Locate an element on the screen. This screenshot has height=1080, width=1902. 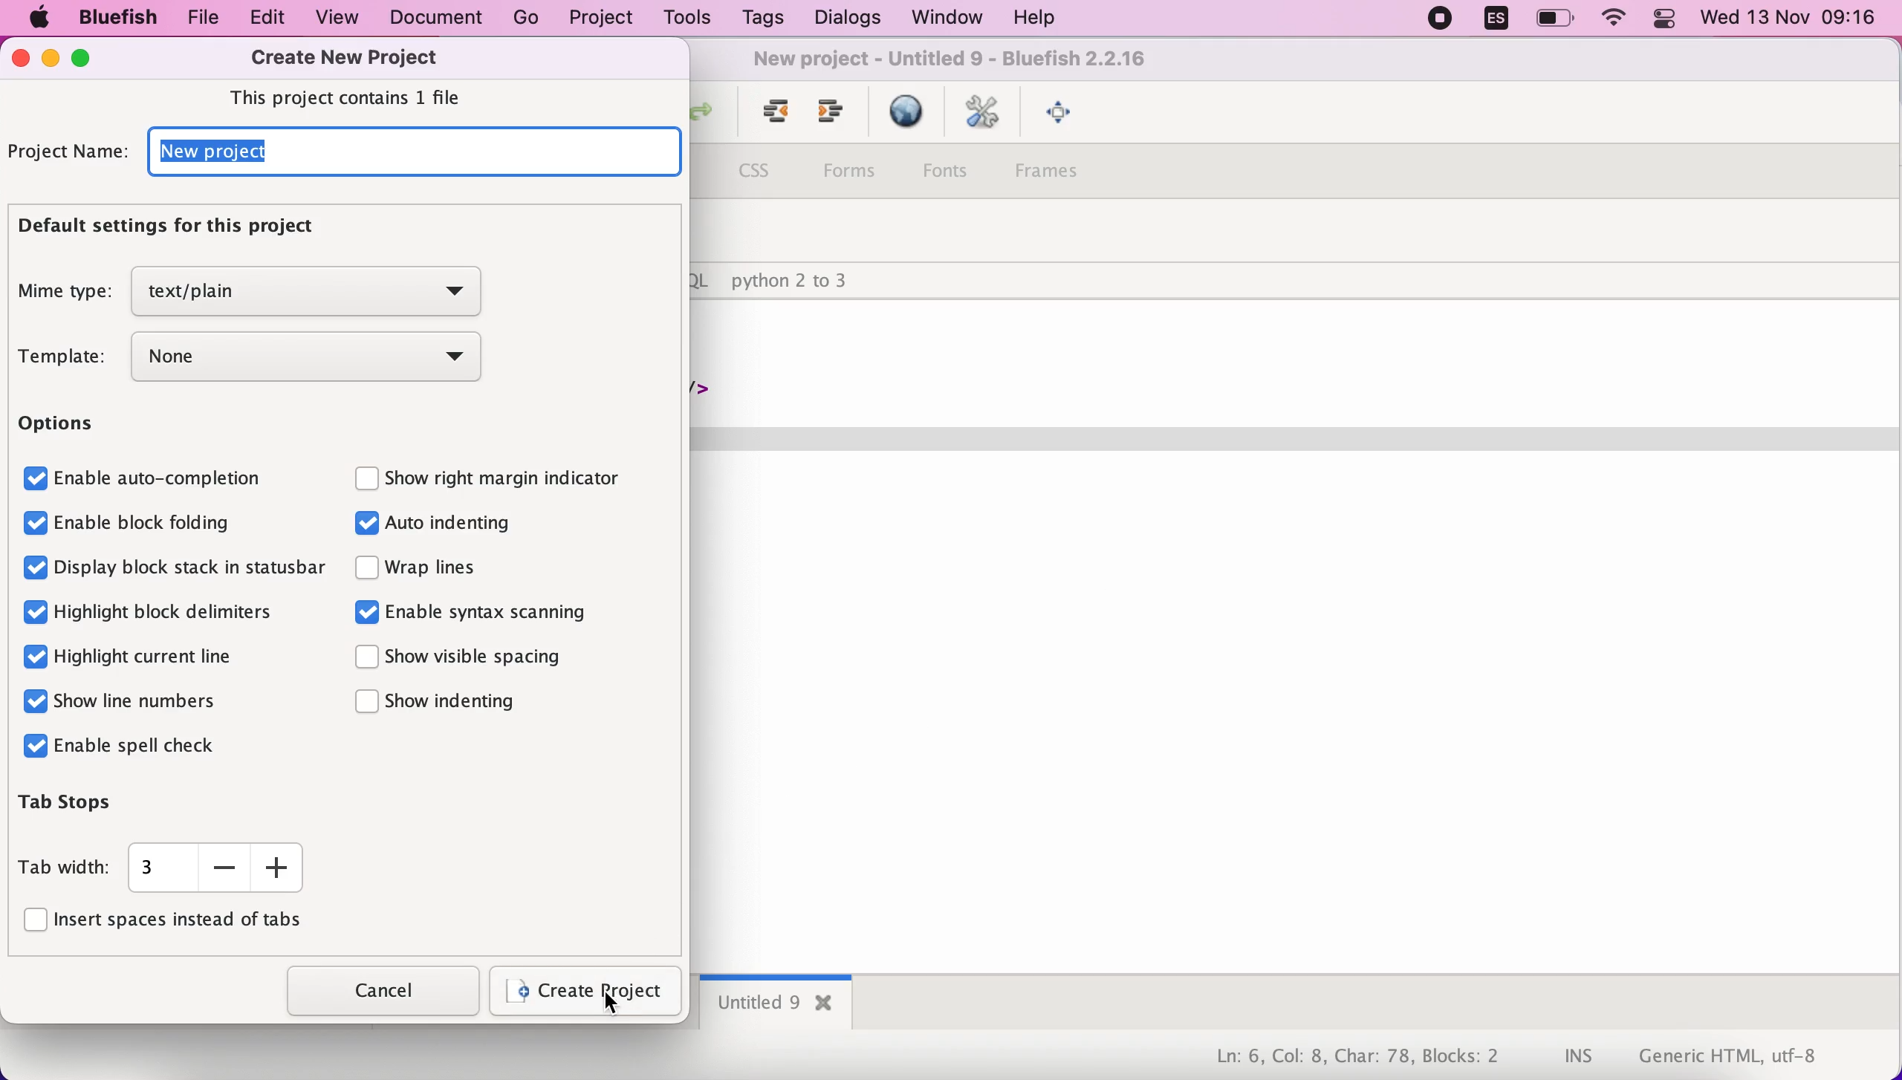
default settings for this projects is located at coordinates (181, 230).